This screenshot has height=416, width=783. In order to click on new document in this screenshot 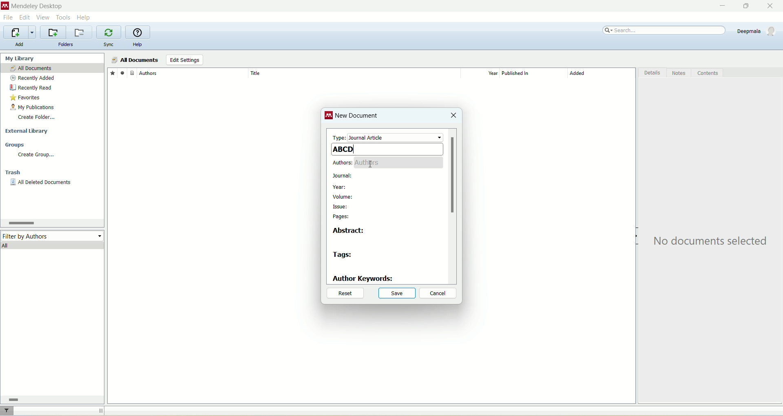, I will do `click(358, 117)`.